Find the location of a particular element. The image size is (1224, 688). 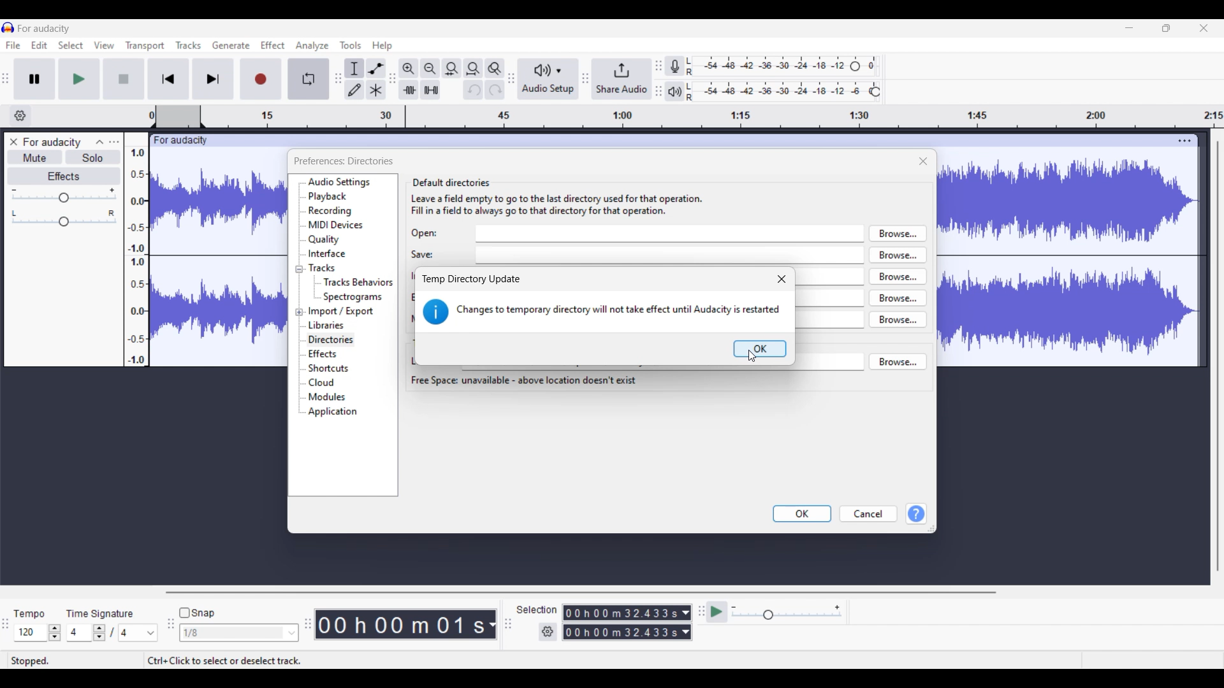

Measurement is located at coordinates (492, 625).